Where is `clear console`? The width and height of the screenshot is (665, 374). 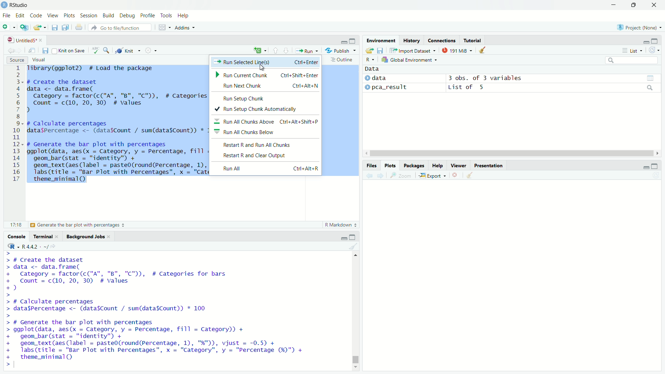 clear console is located at coordinates (354, 247).